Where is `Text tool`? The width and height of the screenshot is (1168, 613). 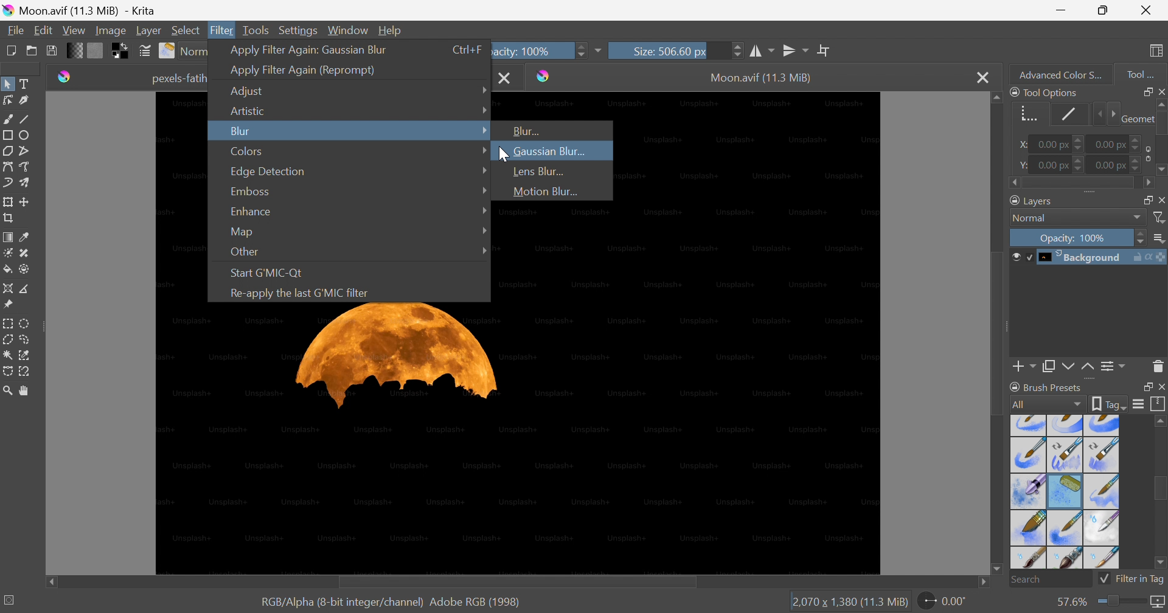 Text tool is located at coordinates (24, 83).